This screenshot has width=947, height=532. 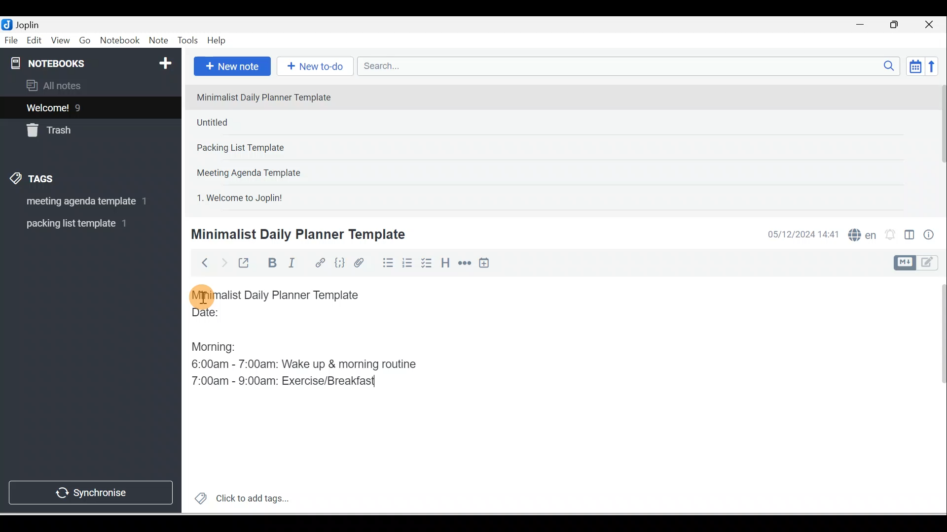 What do you see at coordinates (319, 264) in the screenshot?
I see `Hyperlink` at bounding box center [319, 264].